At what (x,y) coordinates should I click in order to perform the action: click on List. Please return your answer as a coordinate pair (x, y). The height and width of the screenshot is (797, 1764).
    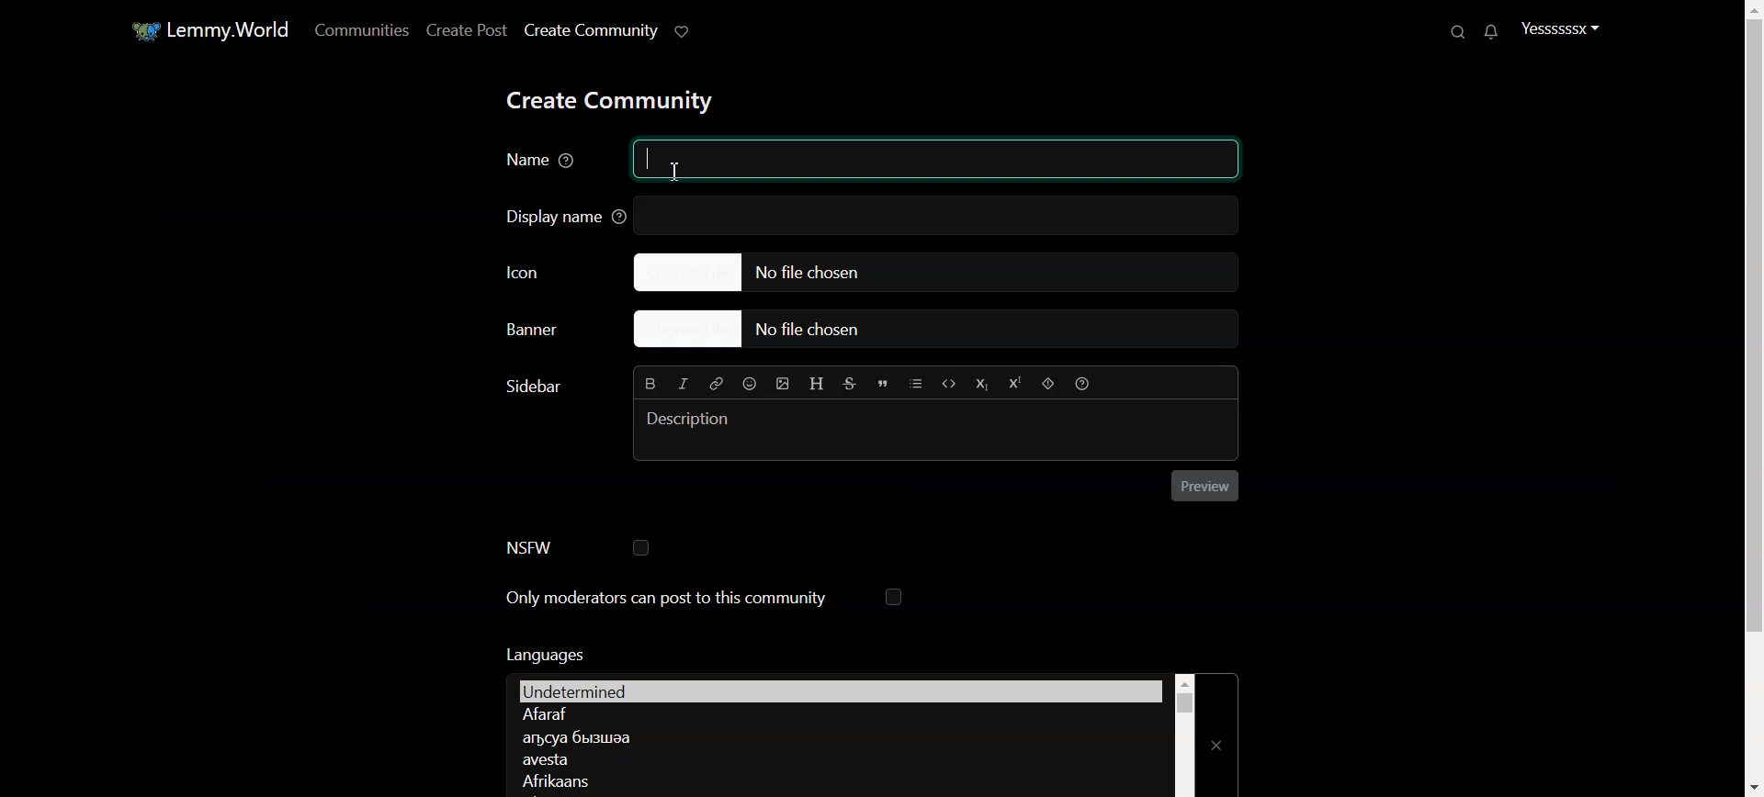
    Looking at the image, I should click on (916, 383).